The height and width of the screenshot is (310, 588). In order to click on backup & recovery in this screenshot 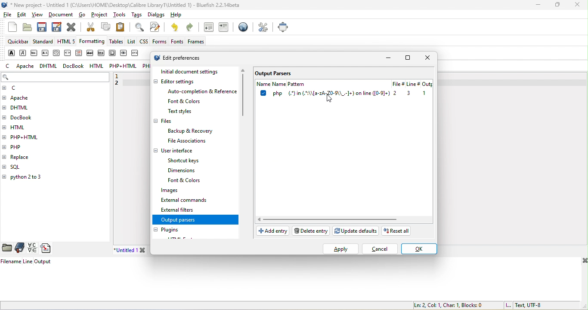, I will do `click(193, 131)`.